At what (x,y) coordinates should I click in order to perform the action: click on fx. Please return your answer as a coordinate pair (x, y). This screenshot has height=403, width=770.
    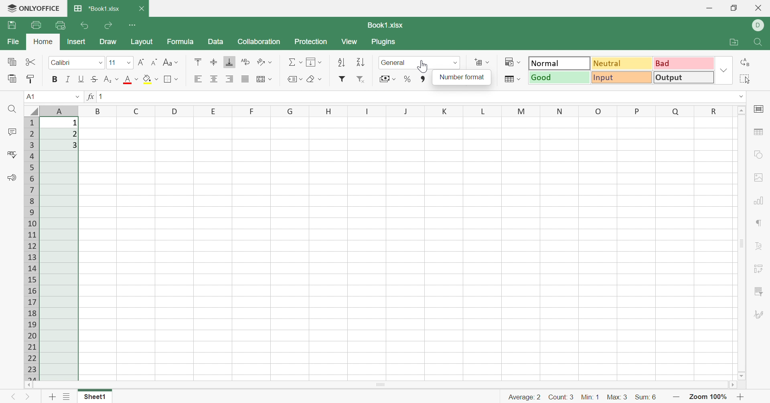
    Looking at the image, I should click on (89, 96).